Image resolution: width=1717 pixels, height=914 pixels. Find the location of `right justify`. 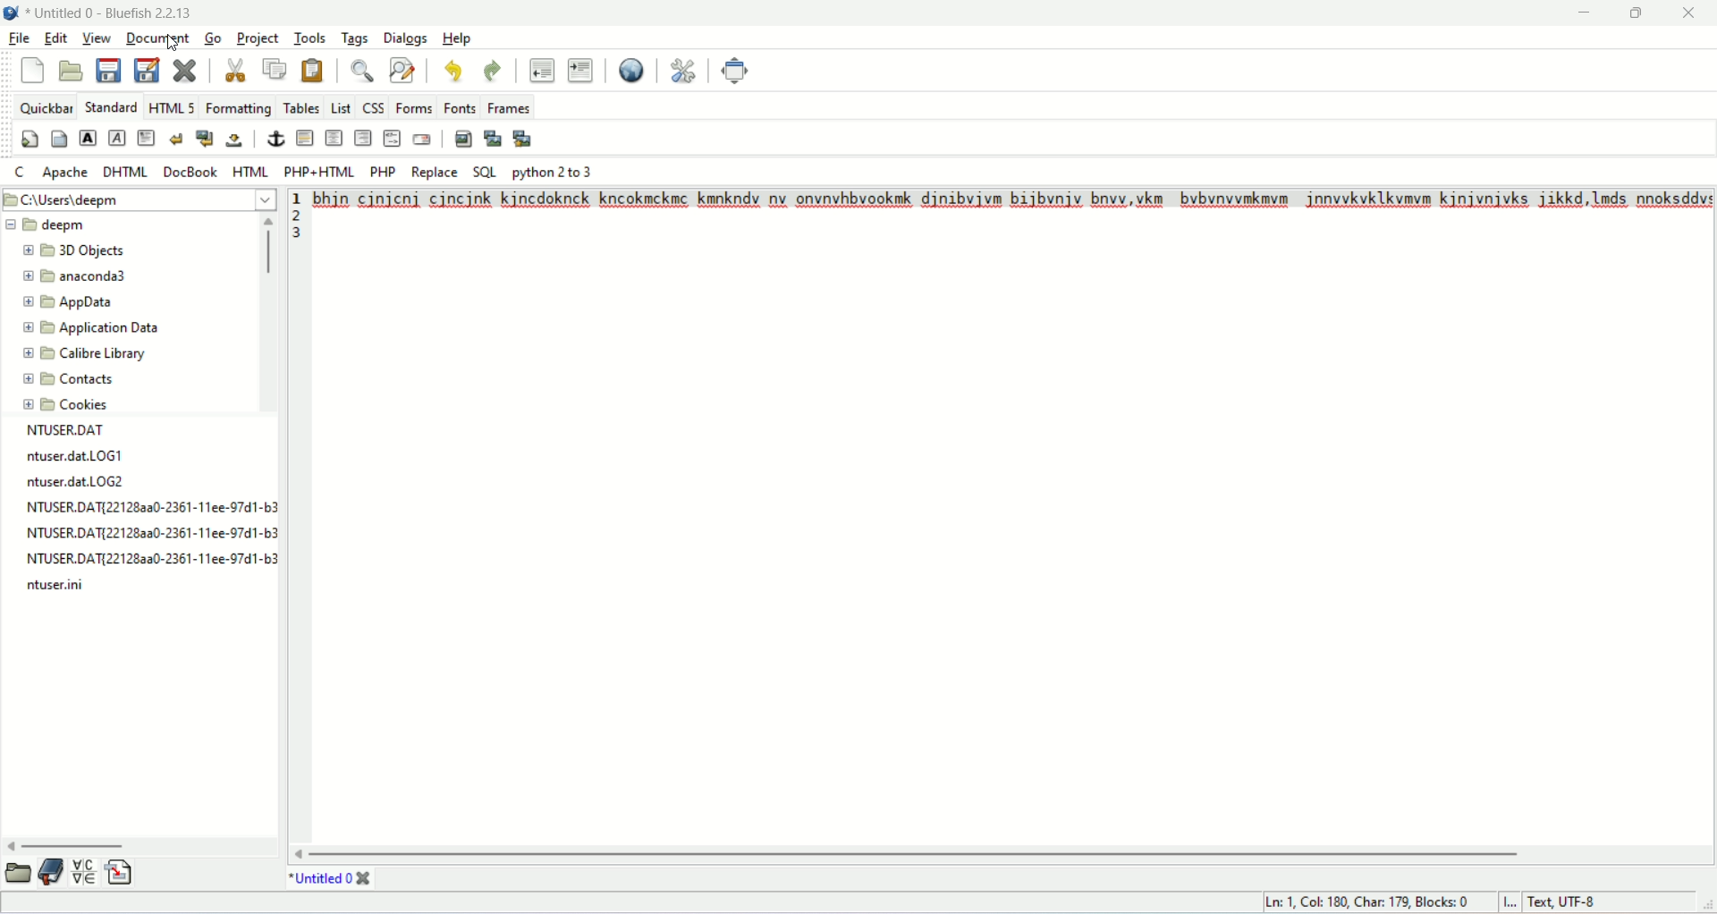

right justify is located at coordinates (364, 138).